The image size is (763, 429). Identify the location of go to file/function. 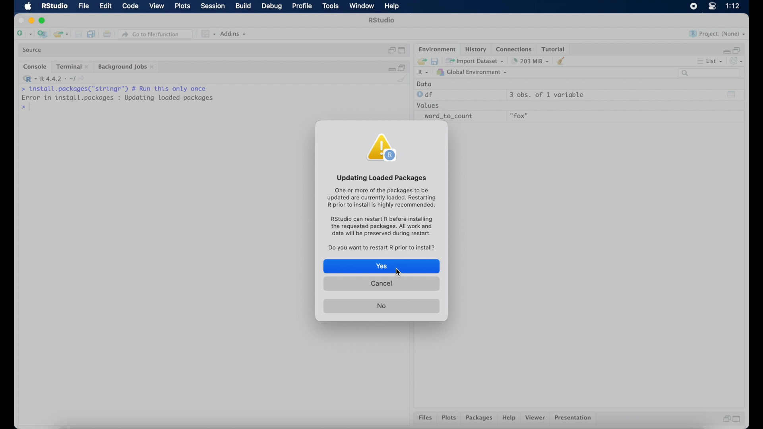
(157, 34).